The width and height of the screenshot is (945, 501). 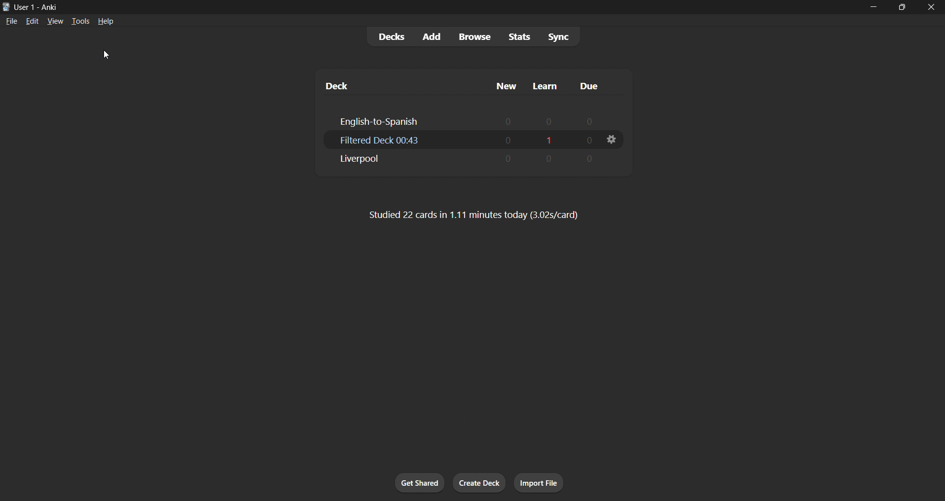 I want to click on cursor, so click(x=105, y=55).